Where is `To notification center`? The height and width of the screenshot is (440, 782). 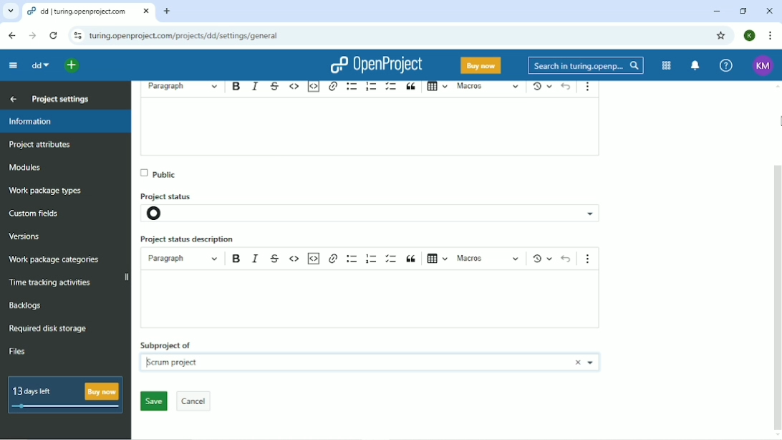
To notification center is located at coordinates (695, 66).